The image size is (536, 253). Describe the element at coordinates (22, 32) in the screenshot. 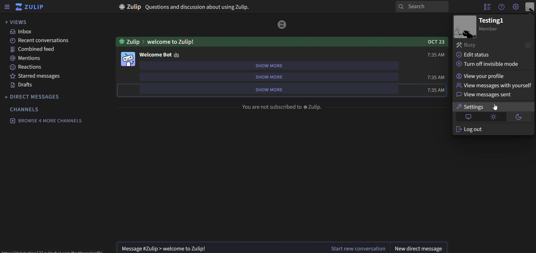

I see `inbox` at that location.